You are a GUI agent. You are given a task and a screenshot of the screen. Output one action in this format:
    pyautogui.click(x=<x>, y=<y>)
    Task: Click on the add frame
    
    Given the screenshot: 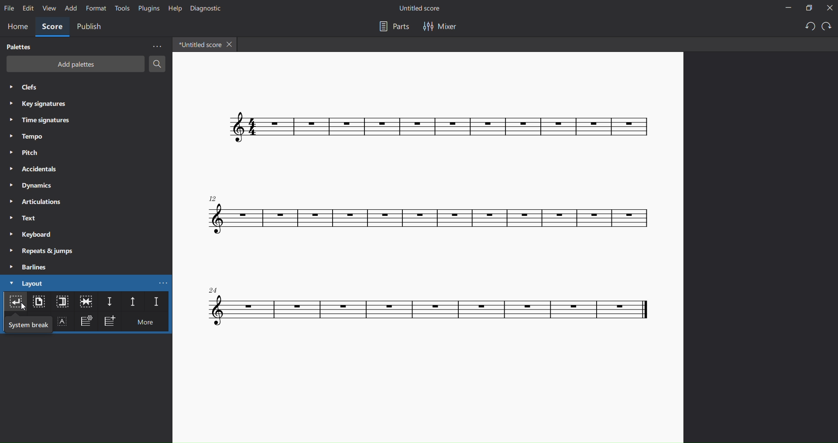 What is the action you would take?
    pyautogui.click(x=112, y=322)
    